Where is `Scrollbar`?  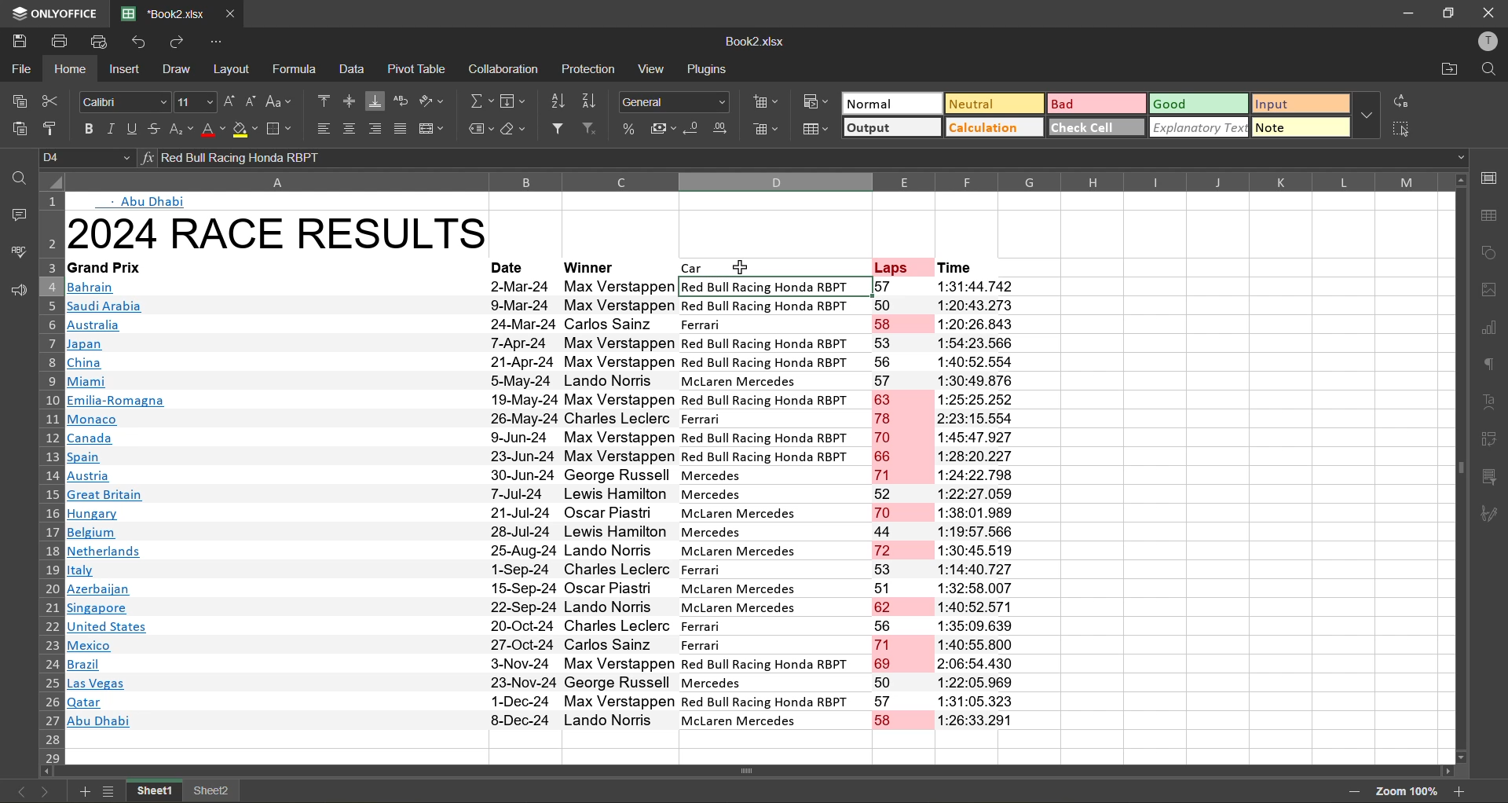
Scrollbar is located at coordinates (1451, 464).